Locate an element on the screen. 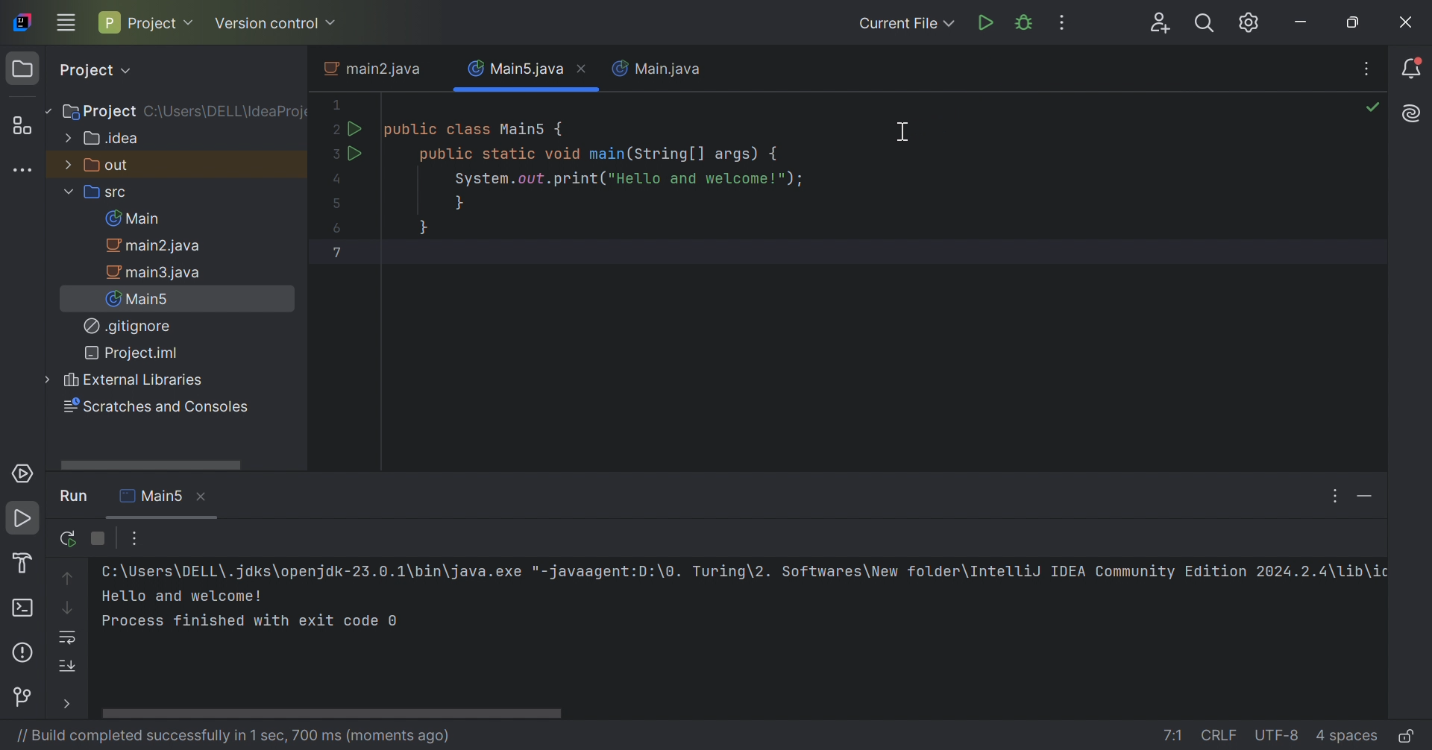 This screenshot has height=750, width=1432. Down the Stack Trace is located at coordinates (66, 609).